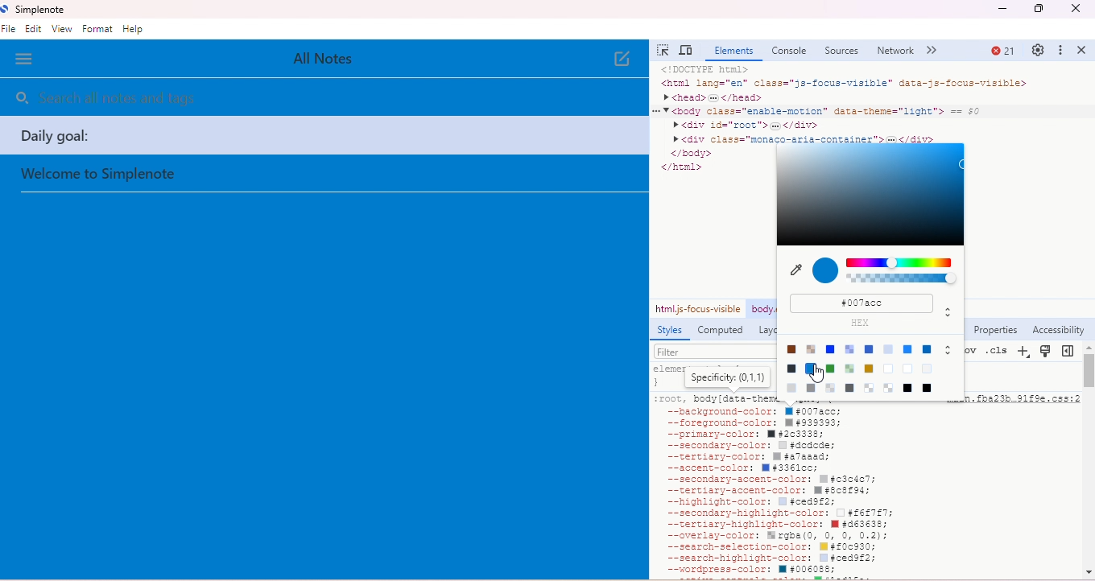 The height and width of the screenshot is (581, 1095). I want to click on view, so click(61, 29).